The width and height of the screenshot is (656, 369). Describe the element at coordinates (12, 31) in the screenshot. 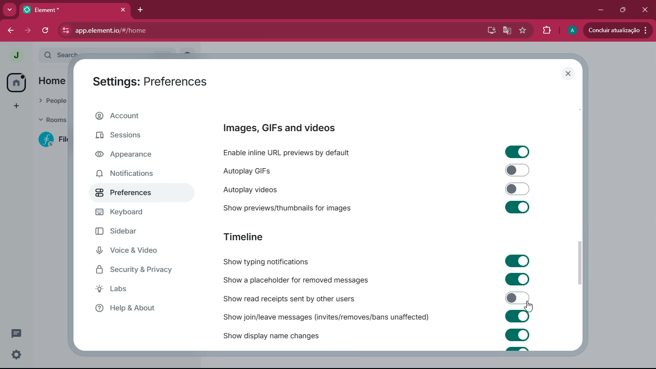

I see `back` at that location.